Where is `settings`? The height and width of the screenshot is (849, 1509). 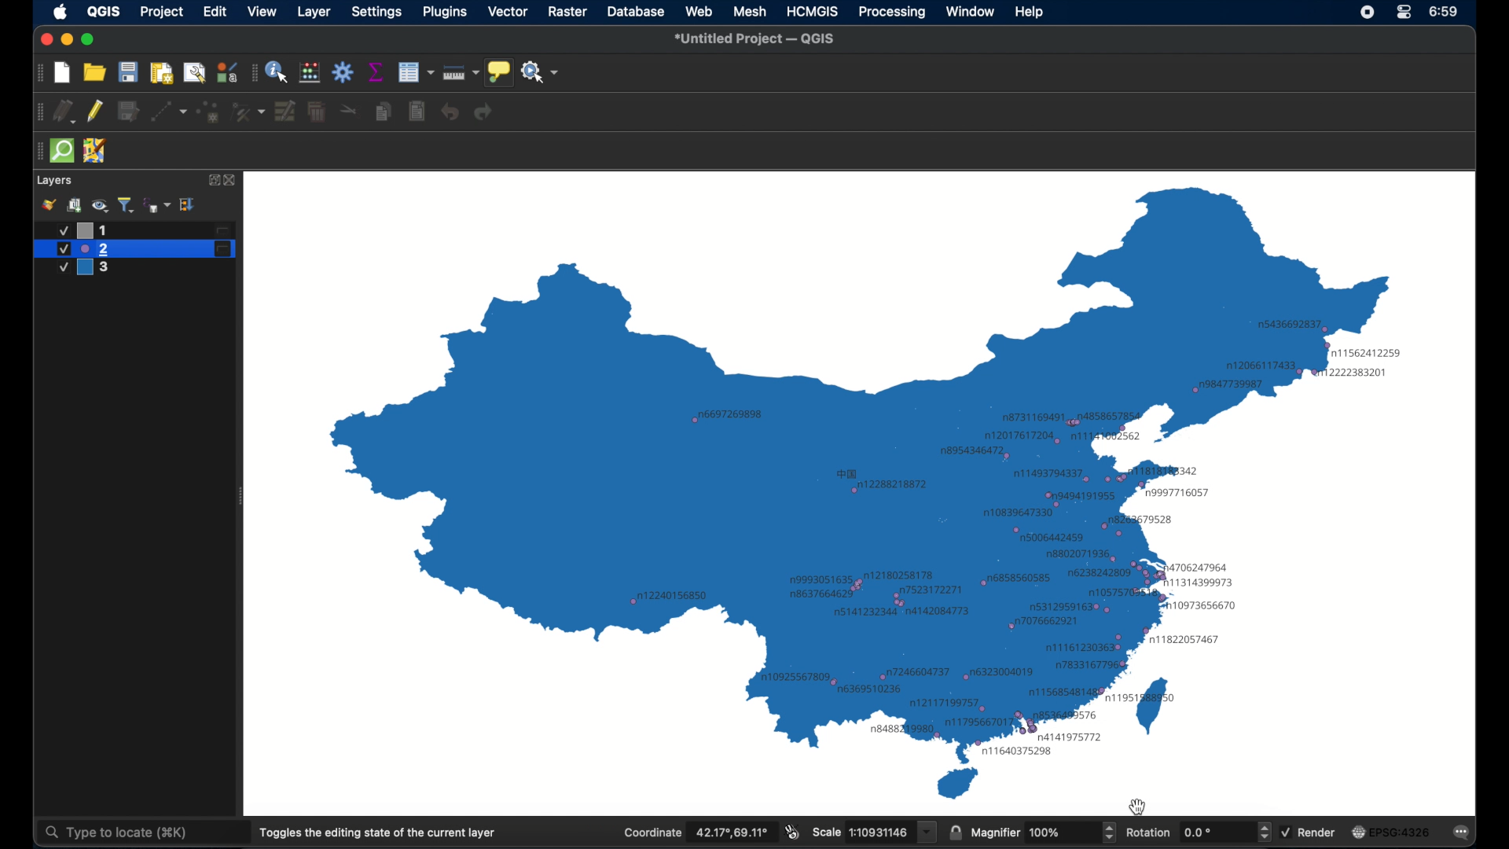 settings is located at coordinates (376, 13).